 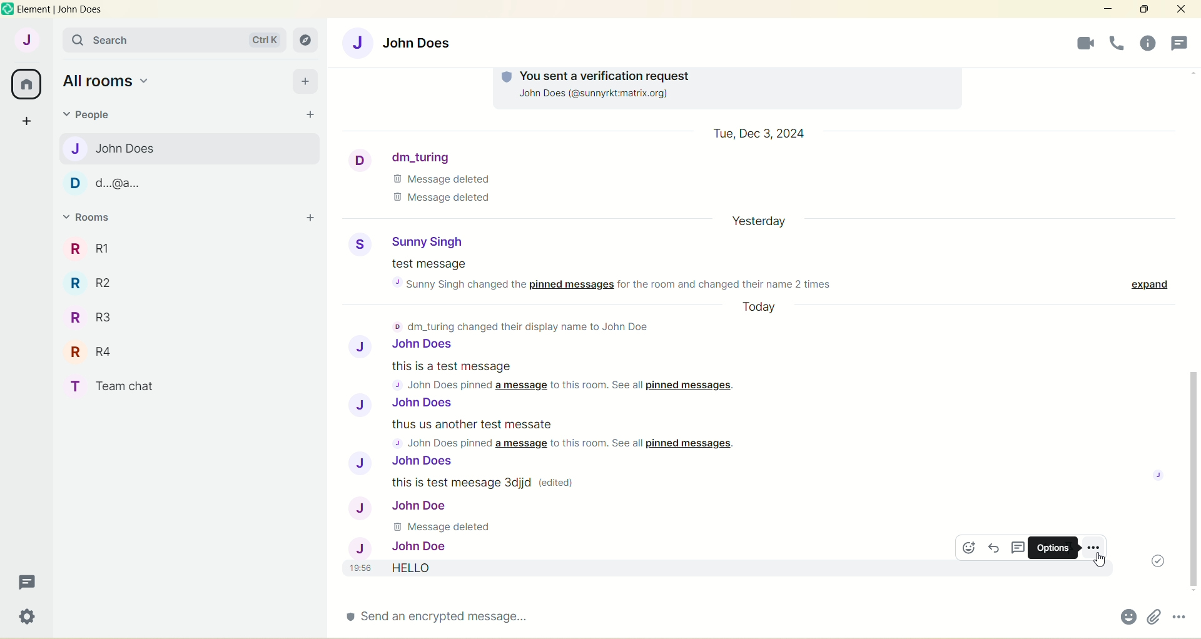 What do you see at coordinates (405, 405) in the screenshot?
I see `J John Does` at bounding box center [405, 405].